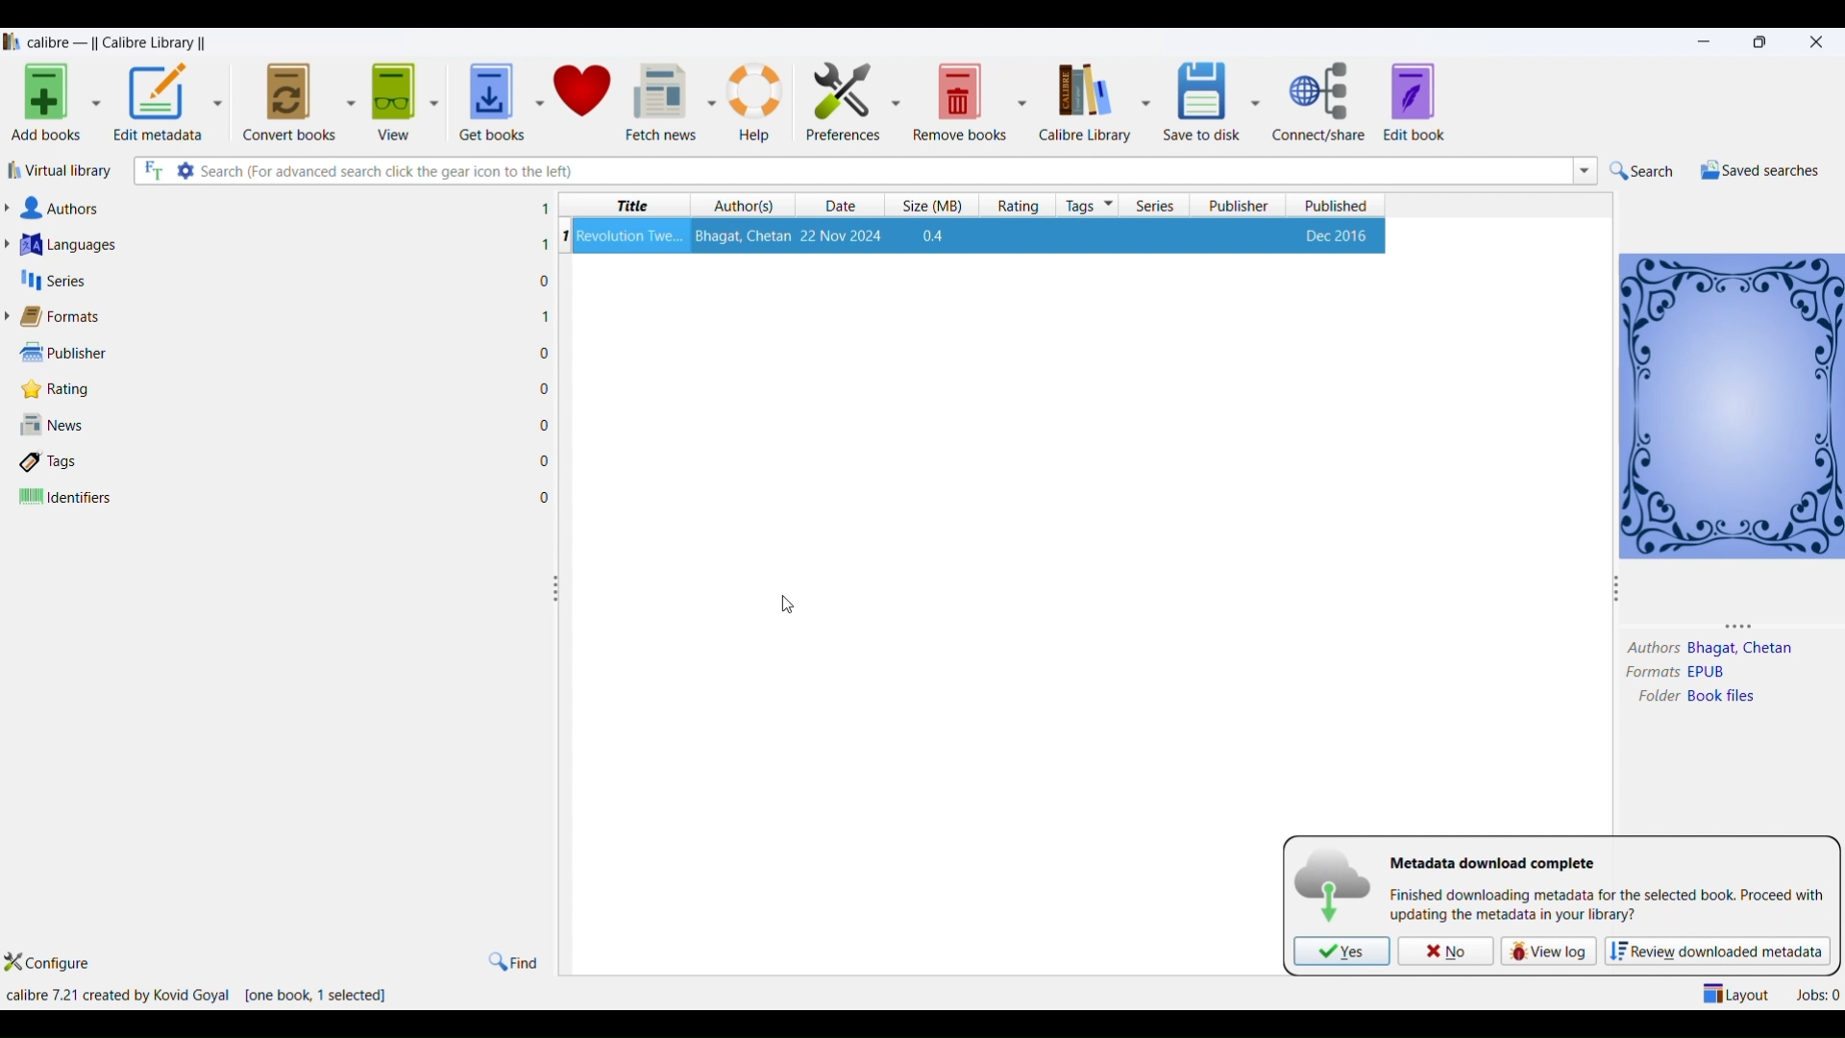 Image resolution: width=1845 pixels, height=1038 pixels. What do you see at coordinates (1256, 102) in the screenshot?
I see `save options dropdown button` at bounding box center [1256, 102].